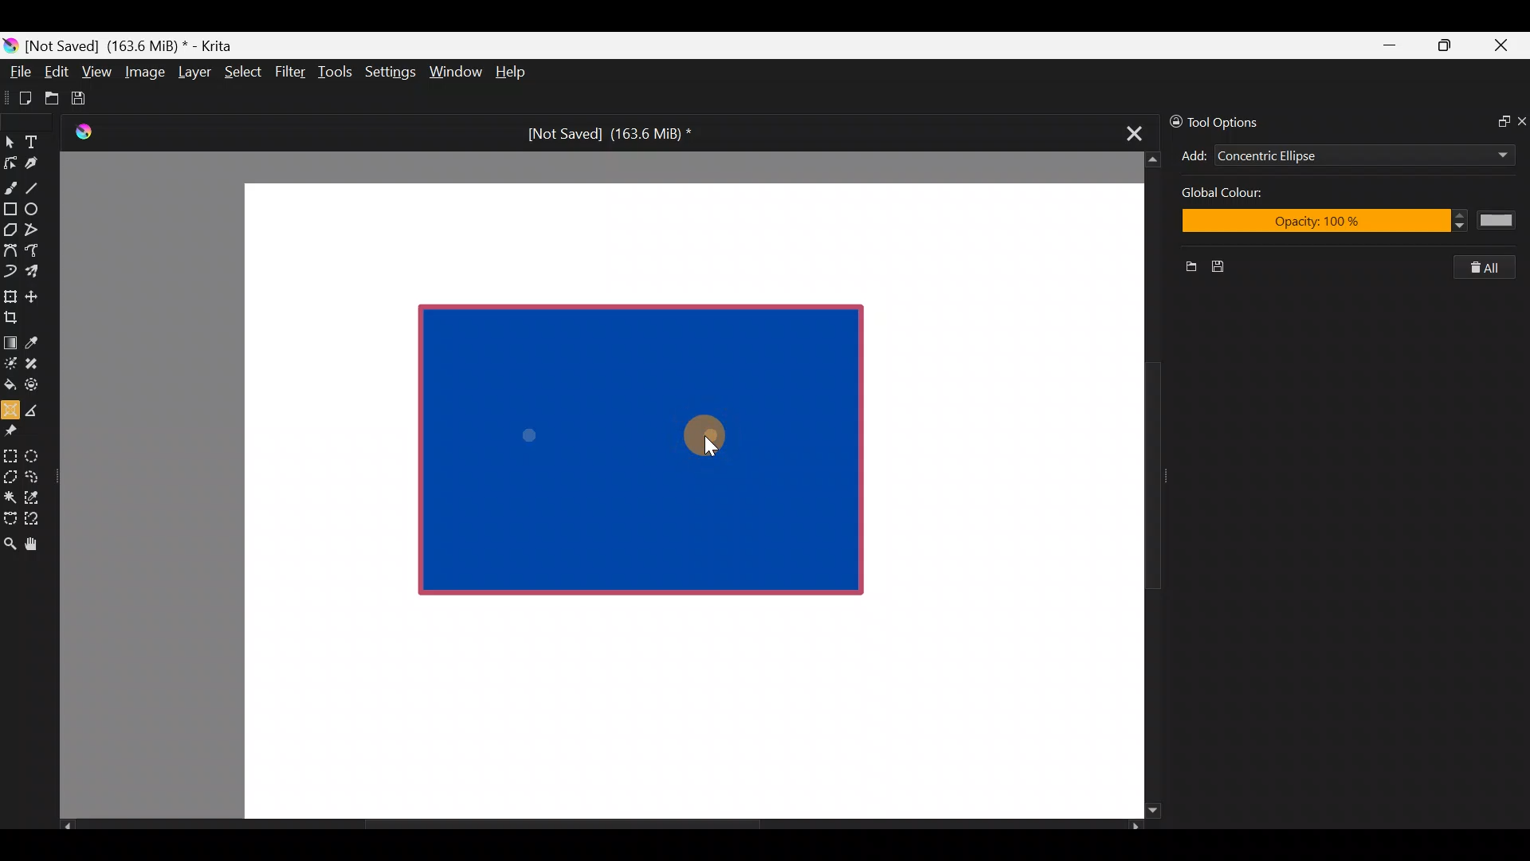 Image resolution: width=1530 pixels, height=861 pixels. Describe the element at coordinates (513, 73) in the screenshot. I see `Help` at that location.